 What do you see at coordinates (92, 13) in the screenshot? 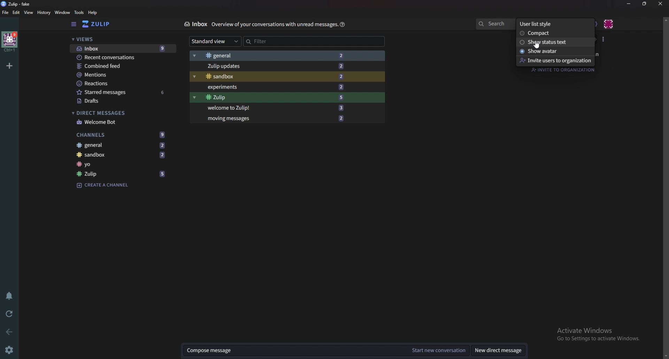
I see `help` at bounding box center [92, 13].